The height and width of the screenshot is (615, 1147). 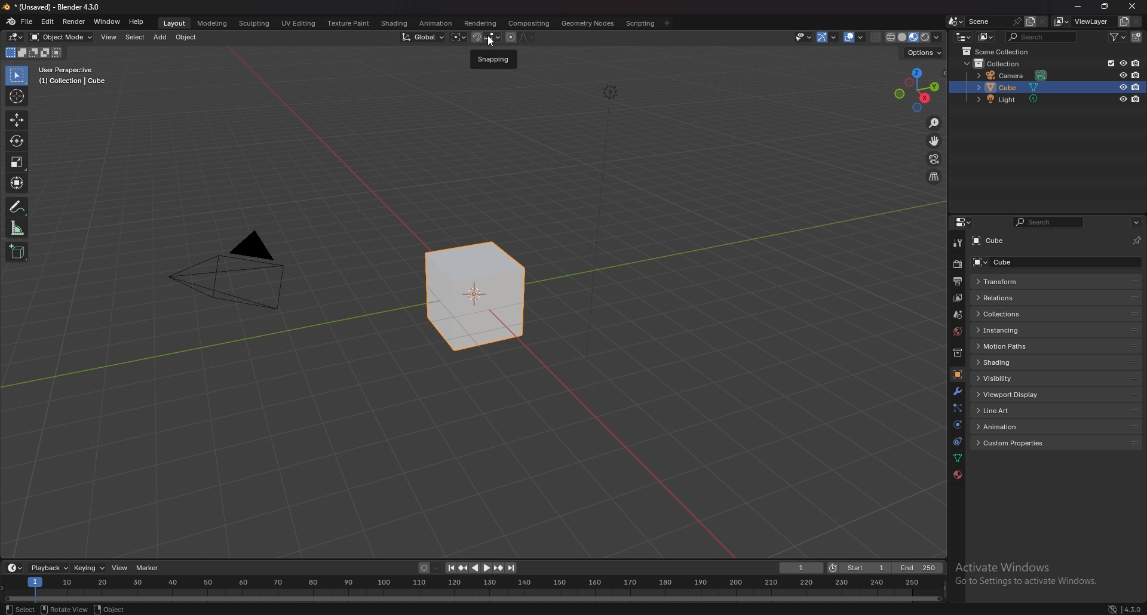 I want to click on rendering, so click(x=481, y=23).